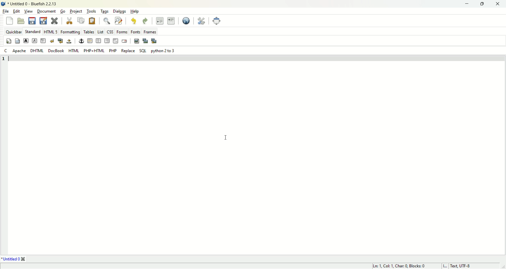  What do you see at coordinates (90, 41) in the screenshot?
I see `horizontal rule` at bounding box center [90, 41].